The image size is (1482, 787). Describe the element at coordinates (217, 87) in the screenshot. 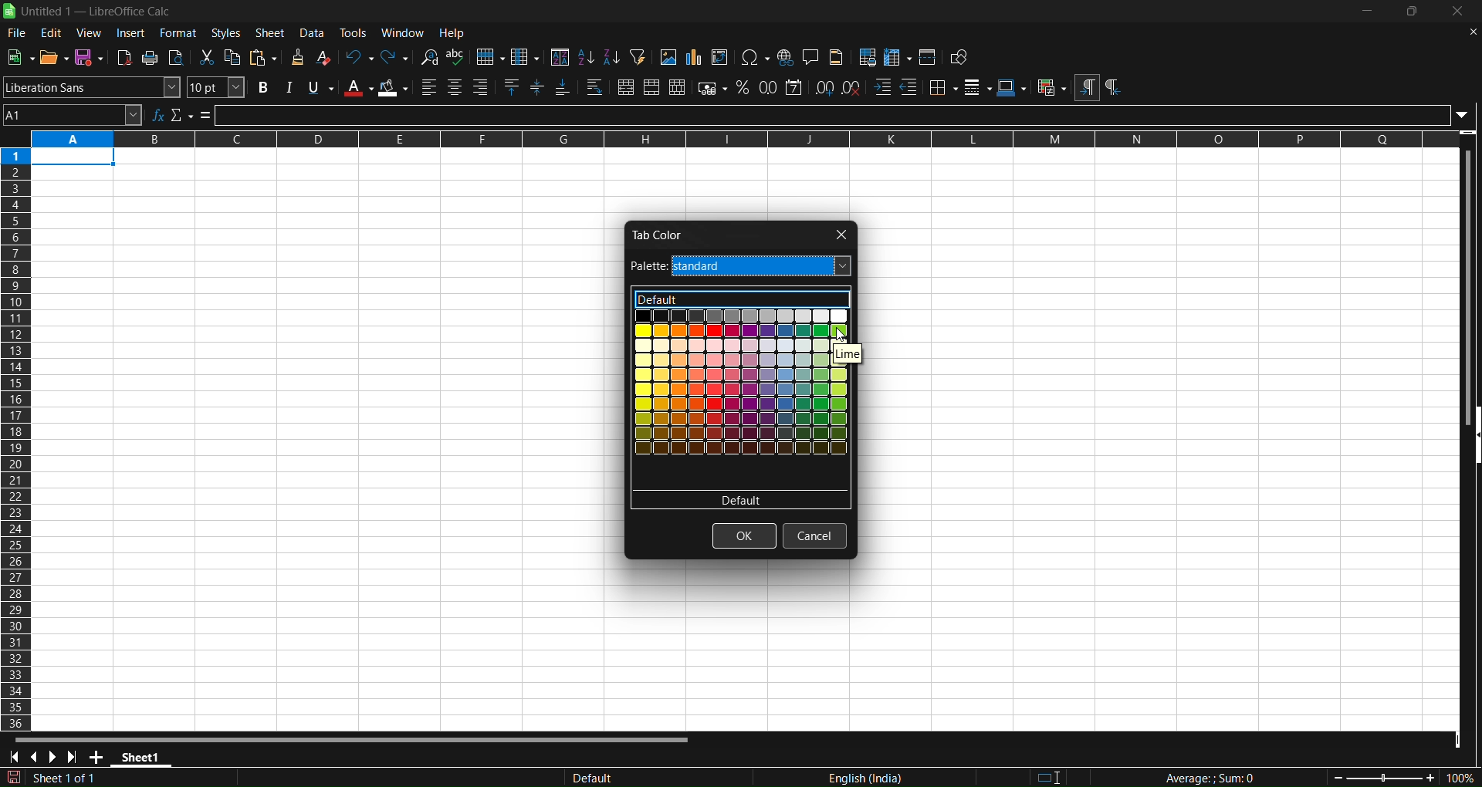

I see `font size` at that location.